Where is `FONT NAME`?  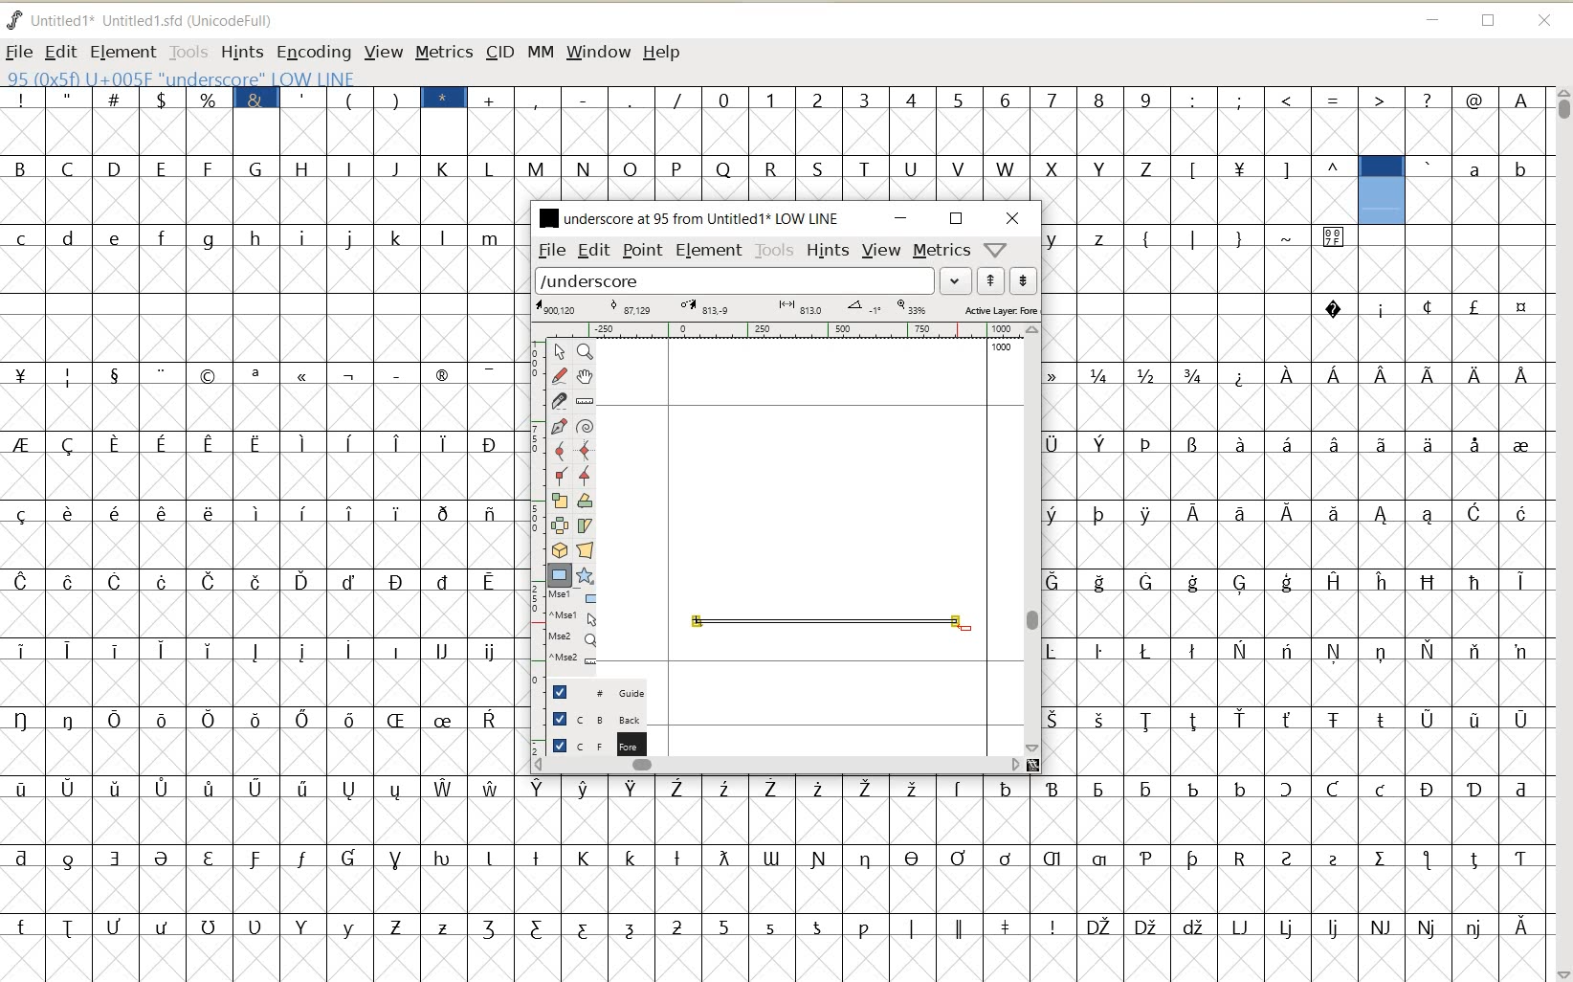
FONT NAME is located at coordinates (687, 217).